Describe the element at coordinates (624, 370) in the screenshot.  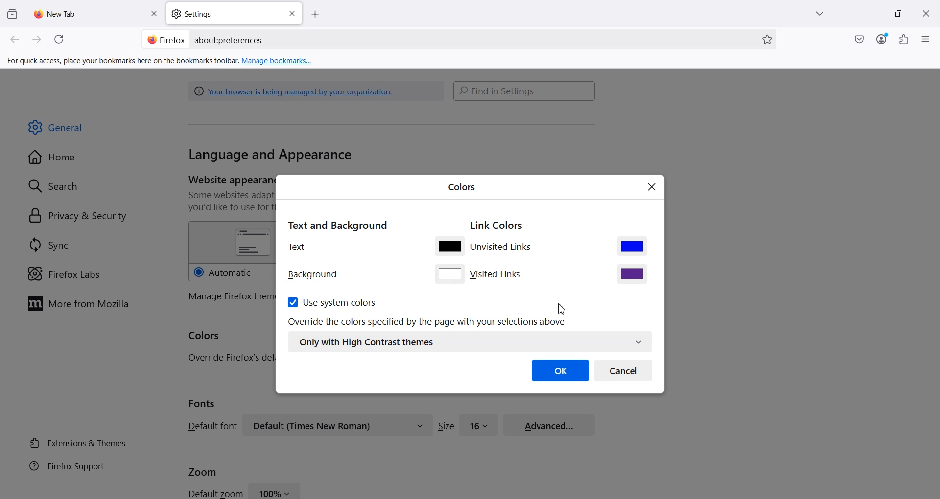
I see `Cancel` at that location.